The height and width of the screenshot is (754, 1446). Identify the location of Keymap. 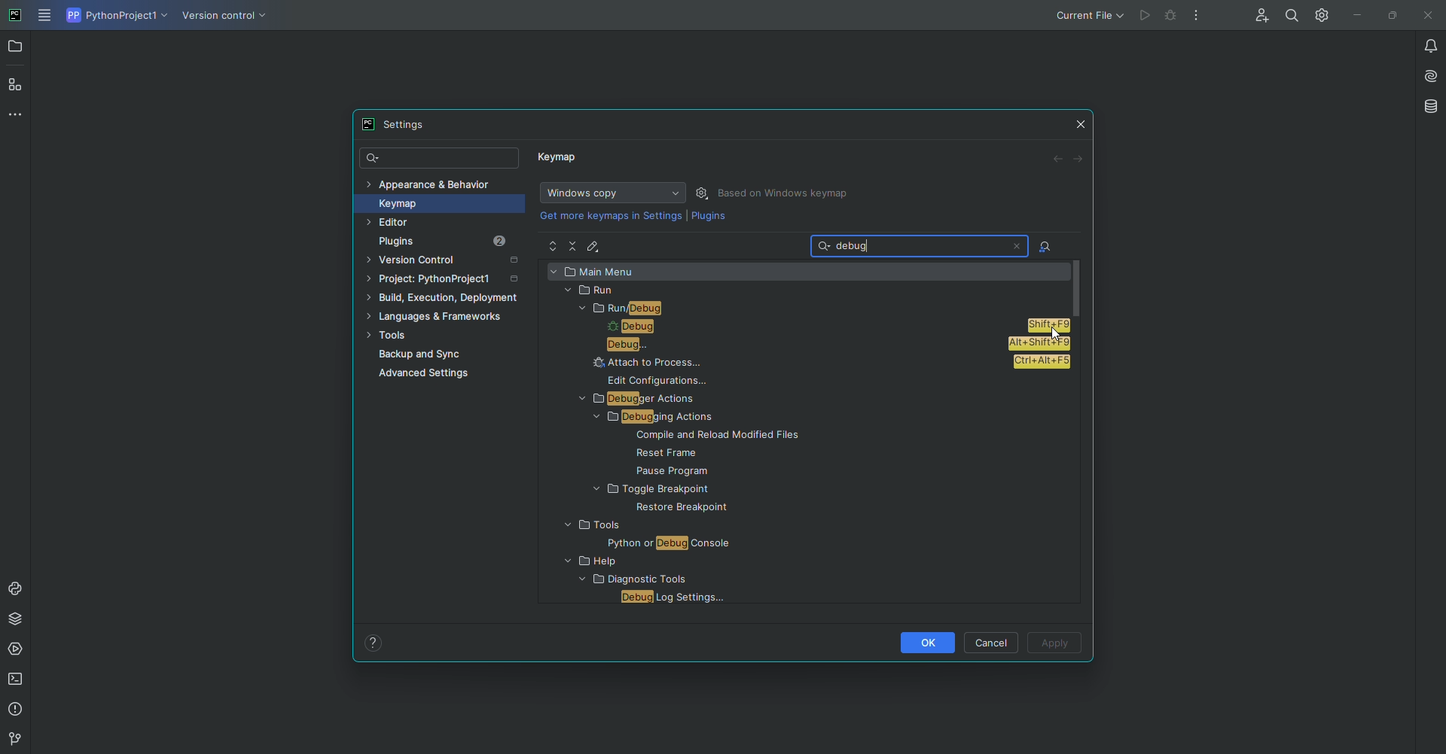
(434, 203).